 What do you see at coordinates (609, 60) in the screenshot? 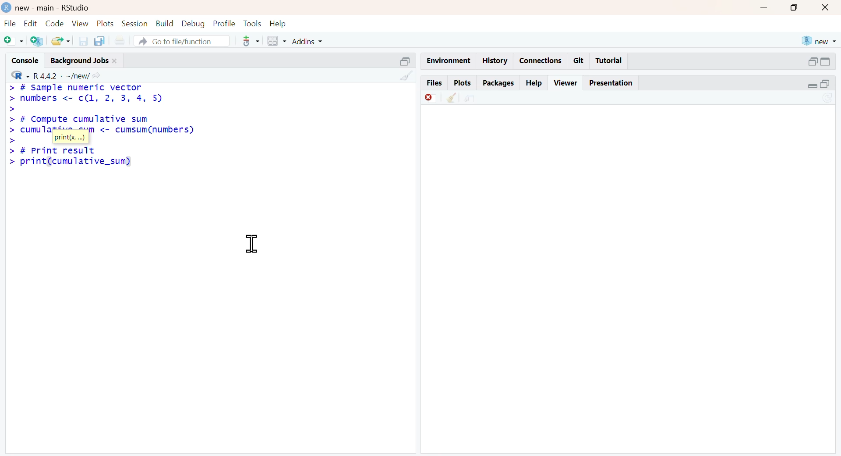
I see `Tutorial` at bounding box center [609, 60].